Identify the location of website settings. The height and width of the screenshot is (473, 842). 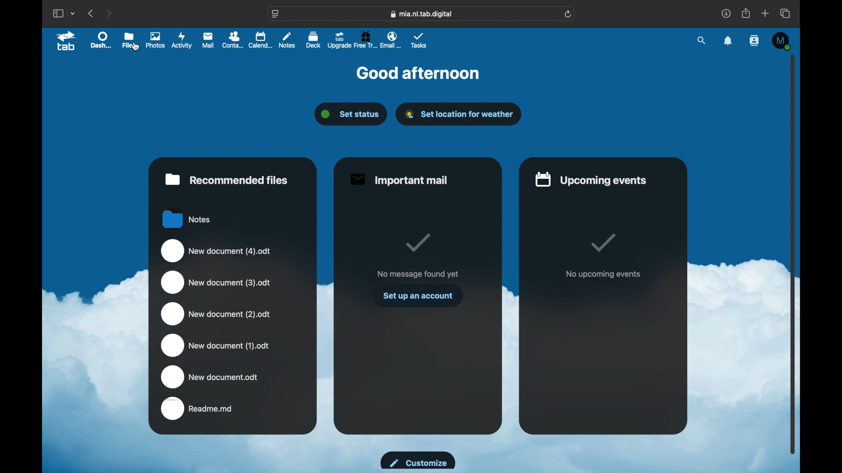
(276, 13).